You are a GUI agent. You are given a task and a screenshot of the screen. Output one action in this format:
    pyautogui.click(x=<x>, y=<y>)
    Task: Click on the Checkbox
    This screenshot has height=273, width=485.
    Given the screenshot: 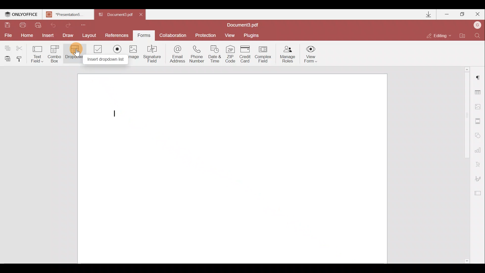 What is the action you would take?
    pyautogui.click(x=97, y=53)
    